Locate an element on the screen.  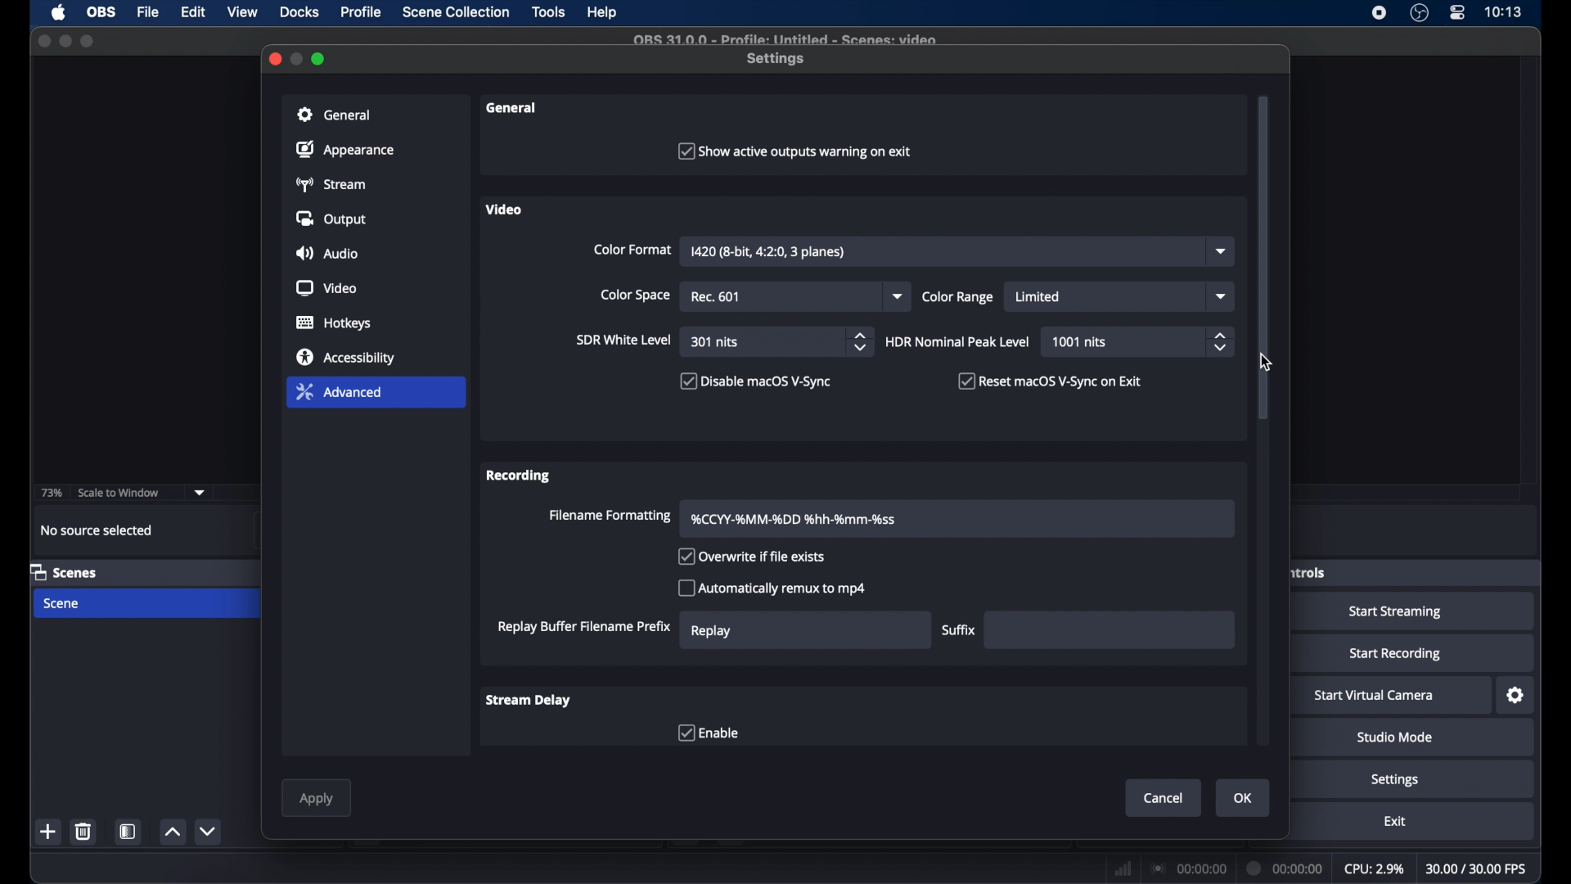
docks is located at coordinates (300, 12).